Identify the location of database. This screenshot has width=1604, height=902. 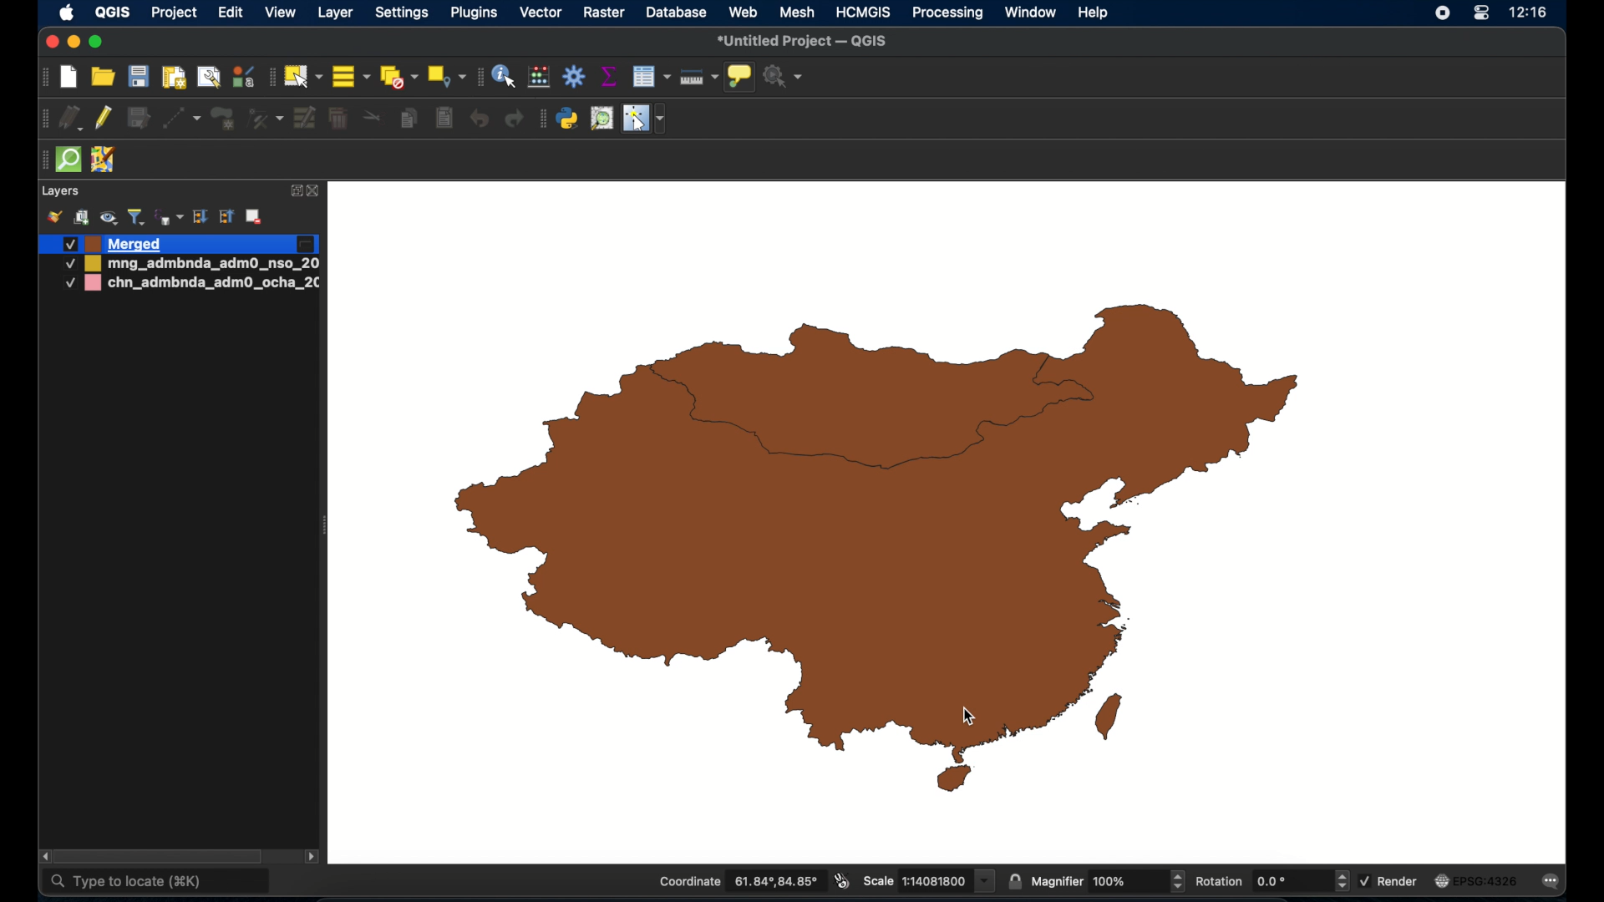
(677, 13).